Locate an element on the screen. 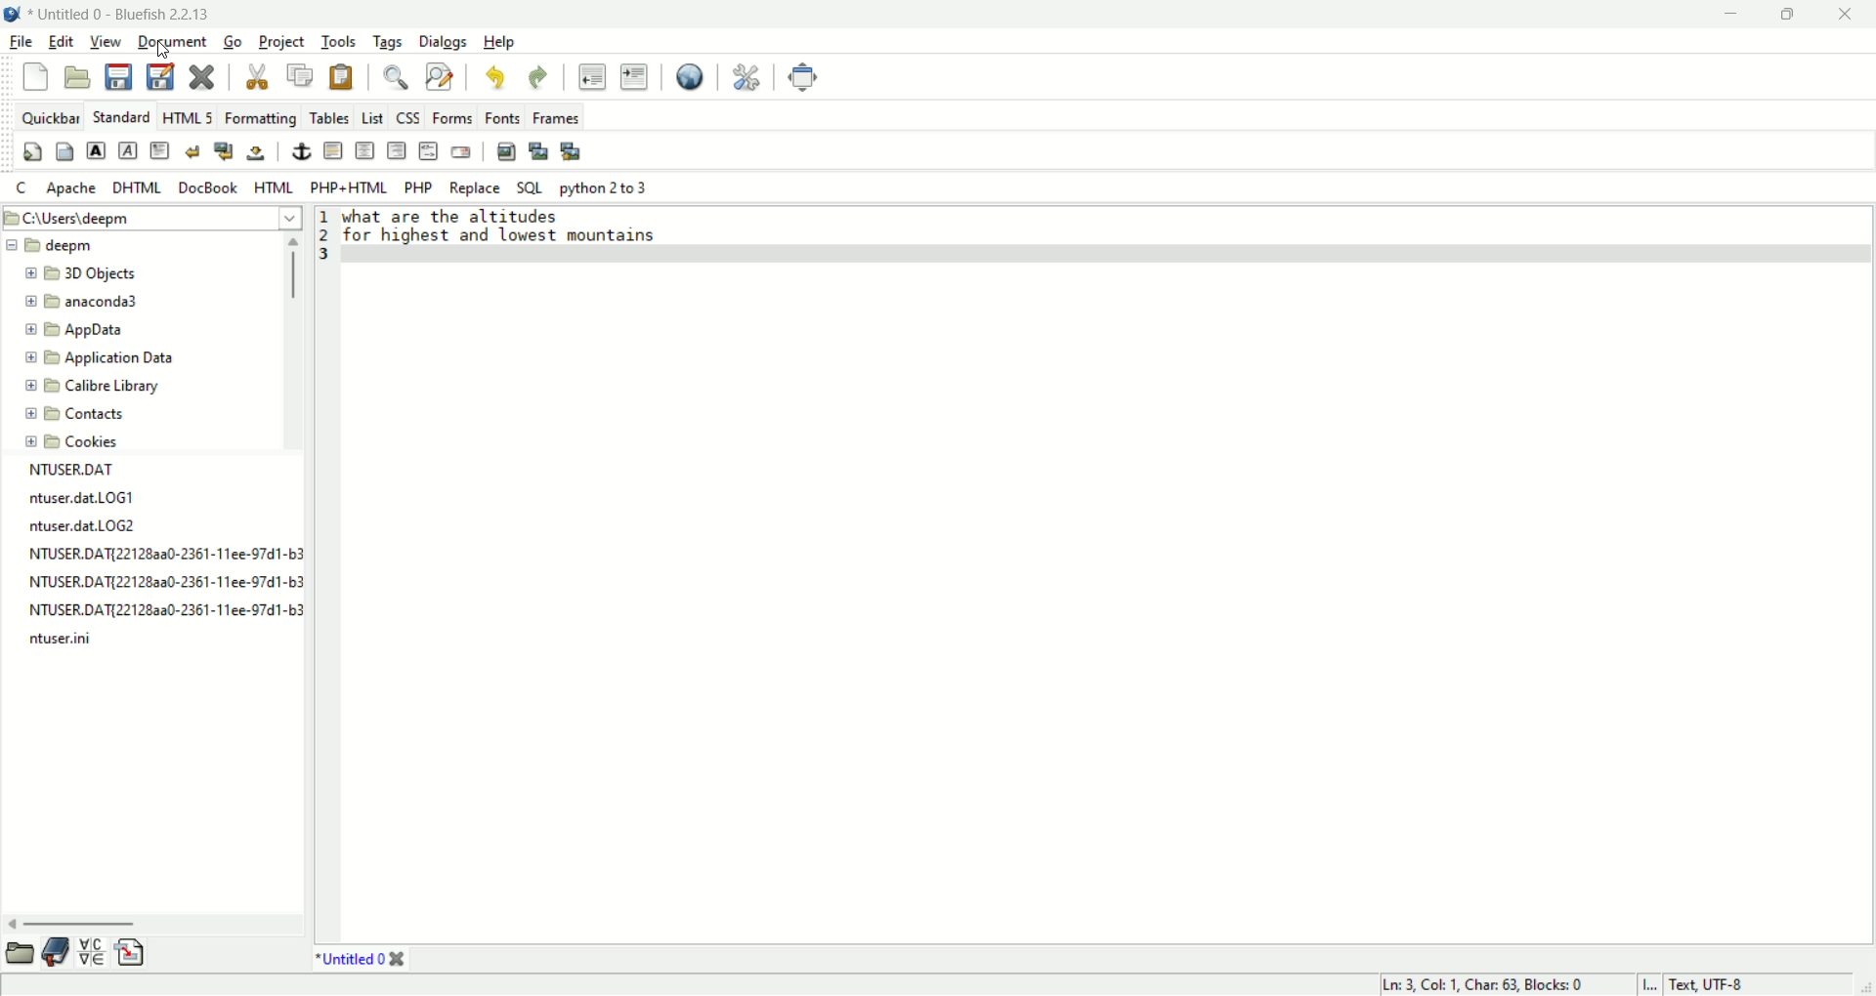  frames is located at coordinates (559, 116).